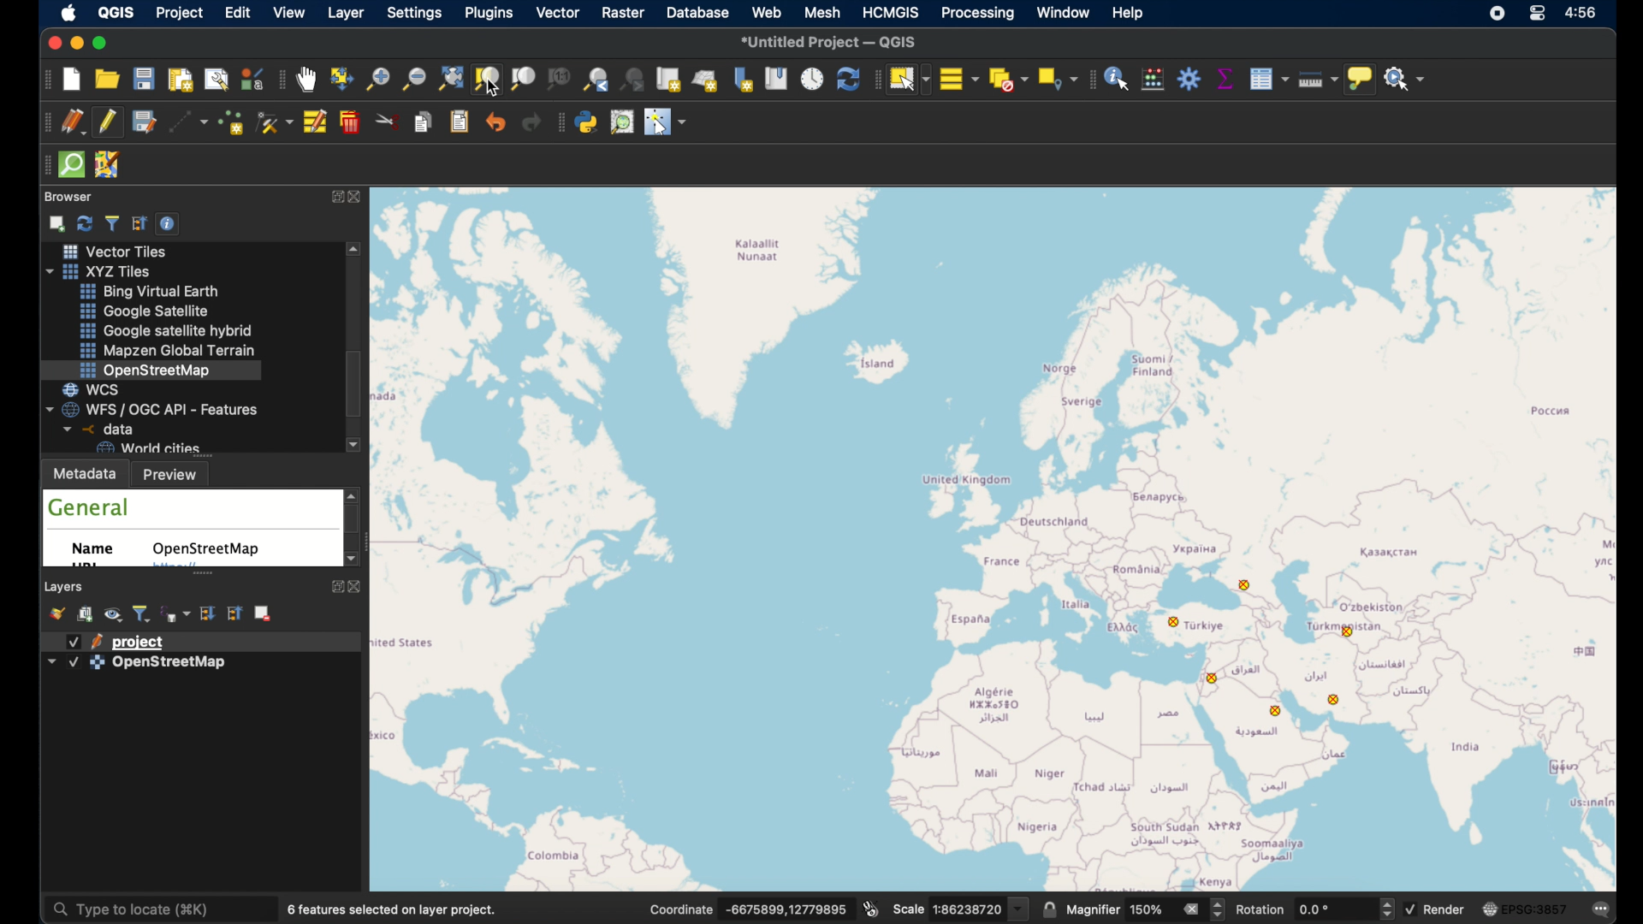 Image resolution: width=1643 pixels, height=924 pixels. I want to click on mapzen global terrain, so click(170, 351).